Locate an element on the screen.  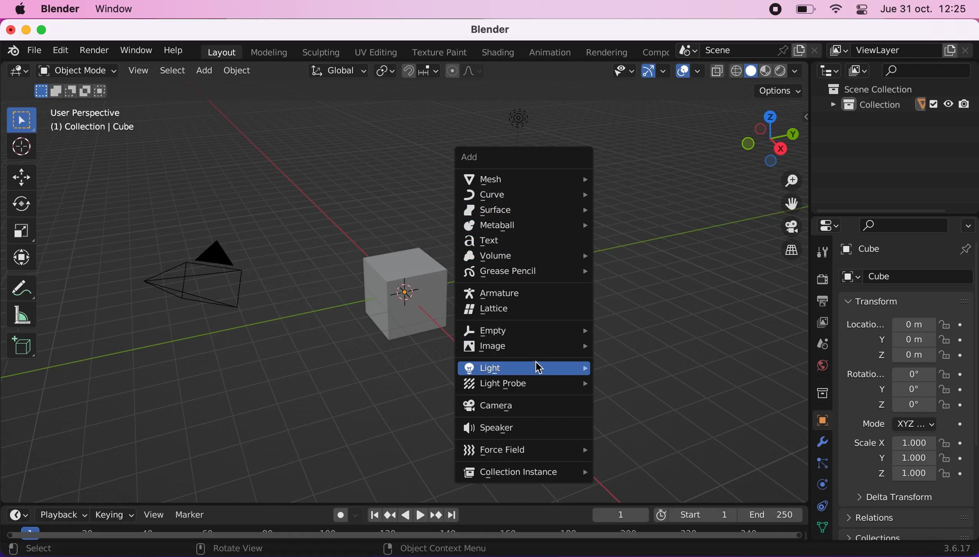
overlays is located at coordinates (688, 71).